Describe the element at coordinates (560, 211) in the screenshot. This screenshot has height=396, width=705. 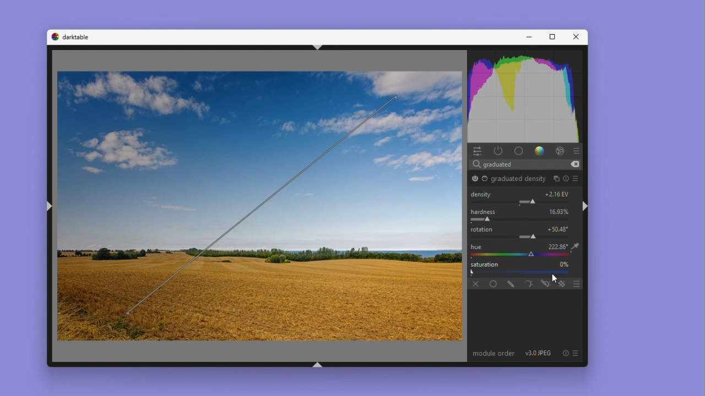
I see `0.00%` at that location.